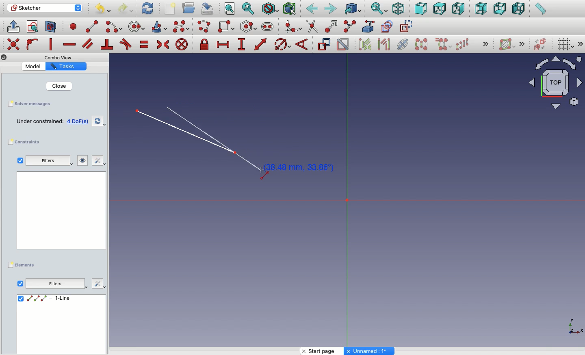 This screenshot has width=585, height=355. Describe the element at coordinates (331, 9) in the screenshot. I see `Forward` at that location.